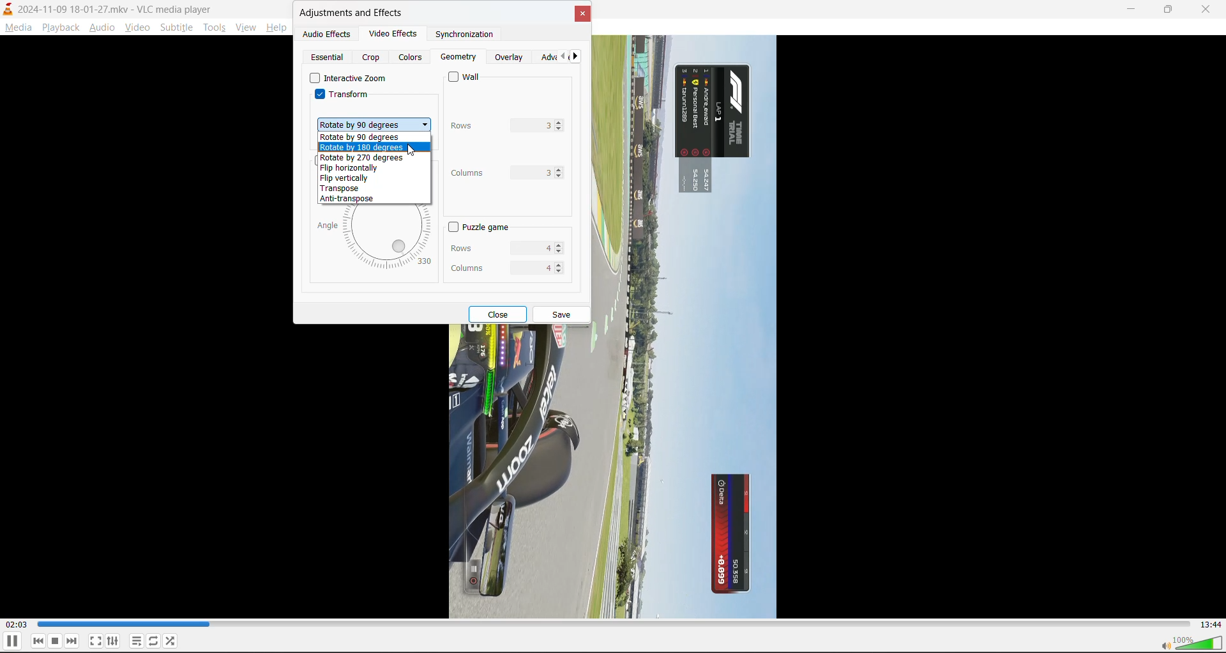  Describe the element at coordinates (410, 58) in the screenshot. I see `colors` at that location.